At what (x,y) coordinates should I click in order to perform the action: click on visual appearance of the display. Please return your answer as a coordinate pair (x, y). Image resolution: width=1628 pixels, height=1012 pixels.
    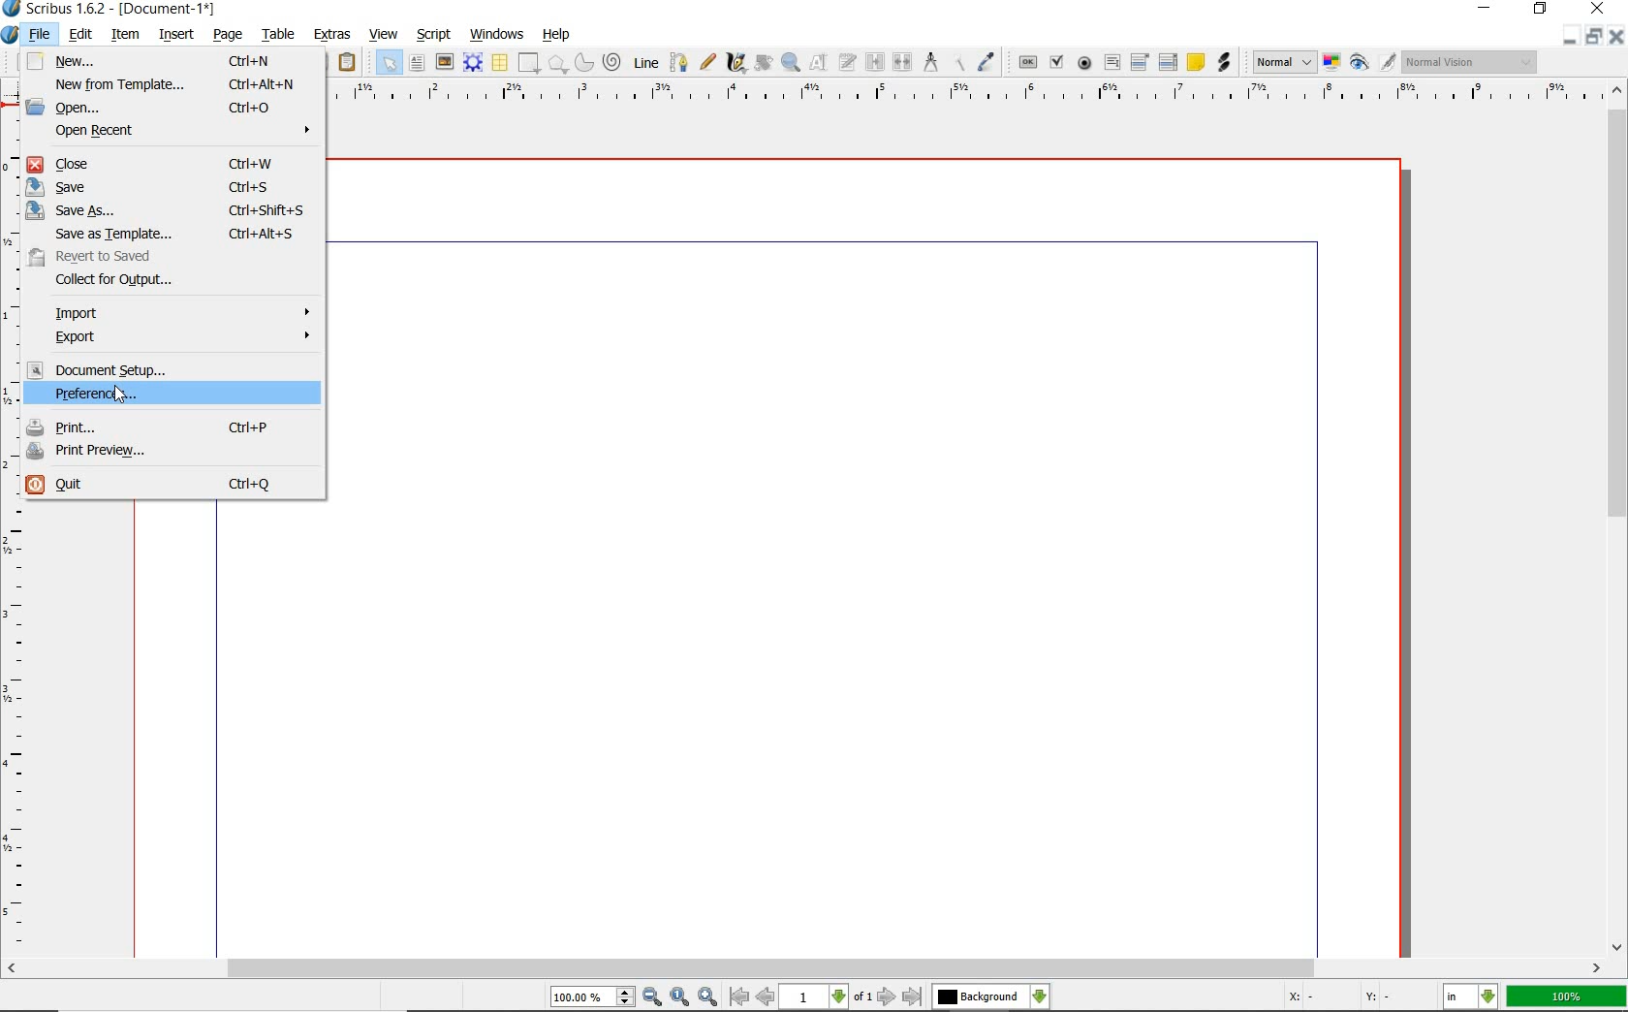
    Looking at the image, I should click on (1470, 64).